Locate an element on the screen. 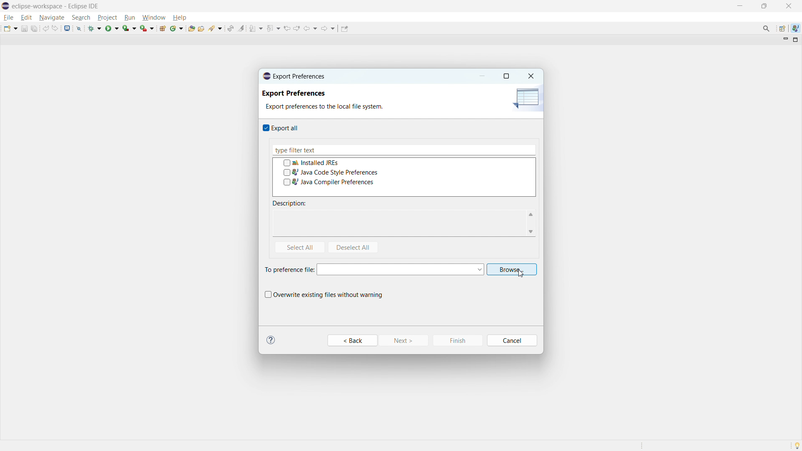  file is located at coordinates (9, 18).